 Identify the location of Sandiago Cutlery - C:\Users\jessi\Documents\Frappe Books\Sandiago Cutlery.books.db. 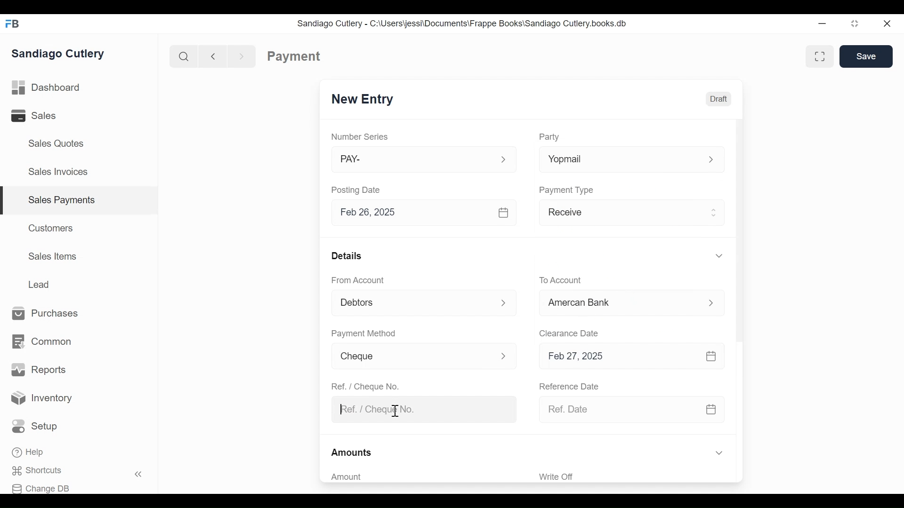
(462, 23).